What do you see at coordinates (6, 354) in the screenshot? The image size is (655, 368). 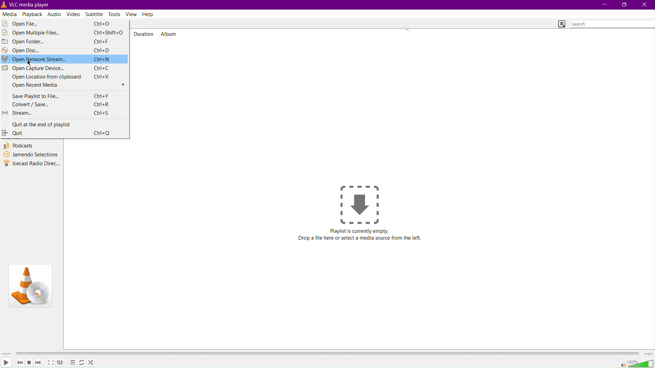 I see `Played time` at bounding box center [6, 354].